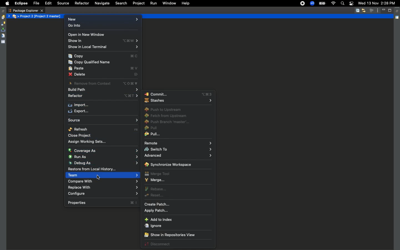 The image size is (400, 250). I want to click on Build path, so click(105, 90).